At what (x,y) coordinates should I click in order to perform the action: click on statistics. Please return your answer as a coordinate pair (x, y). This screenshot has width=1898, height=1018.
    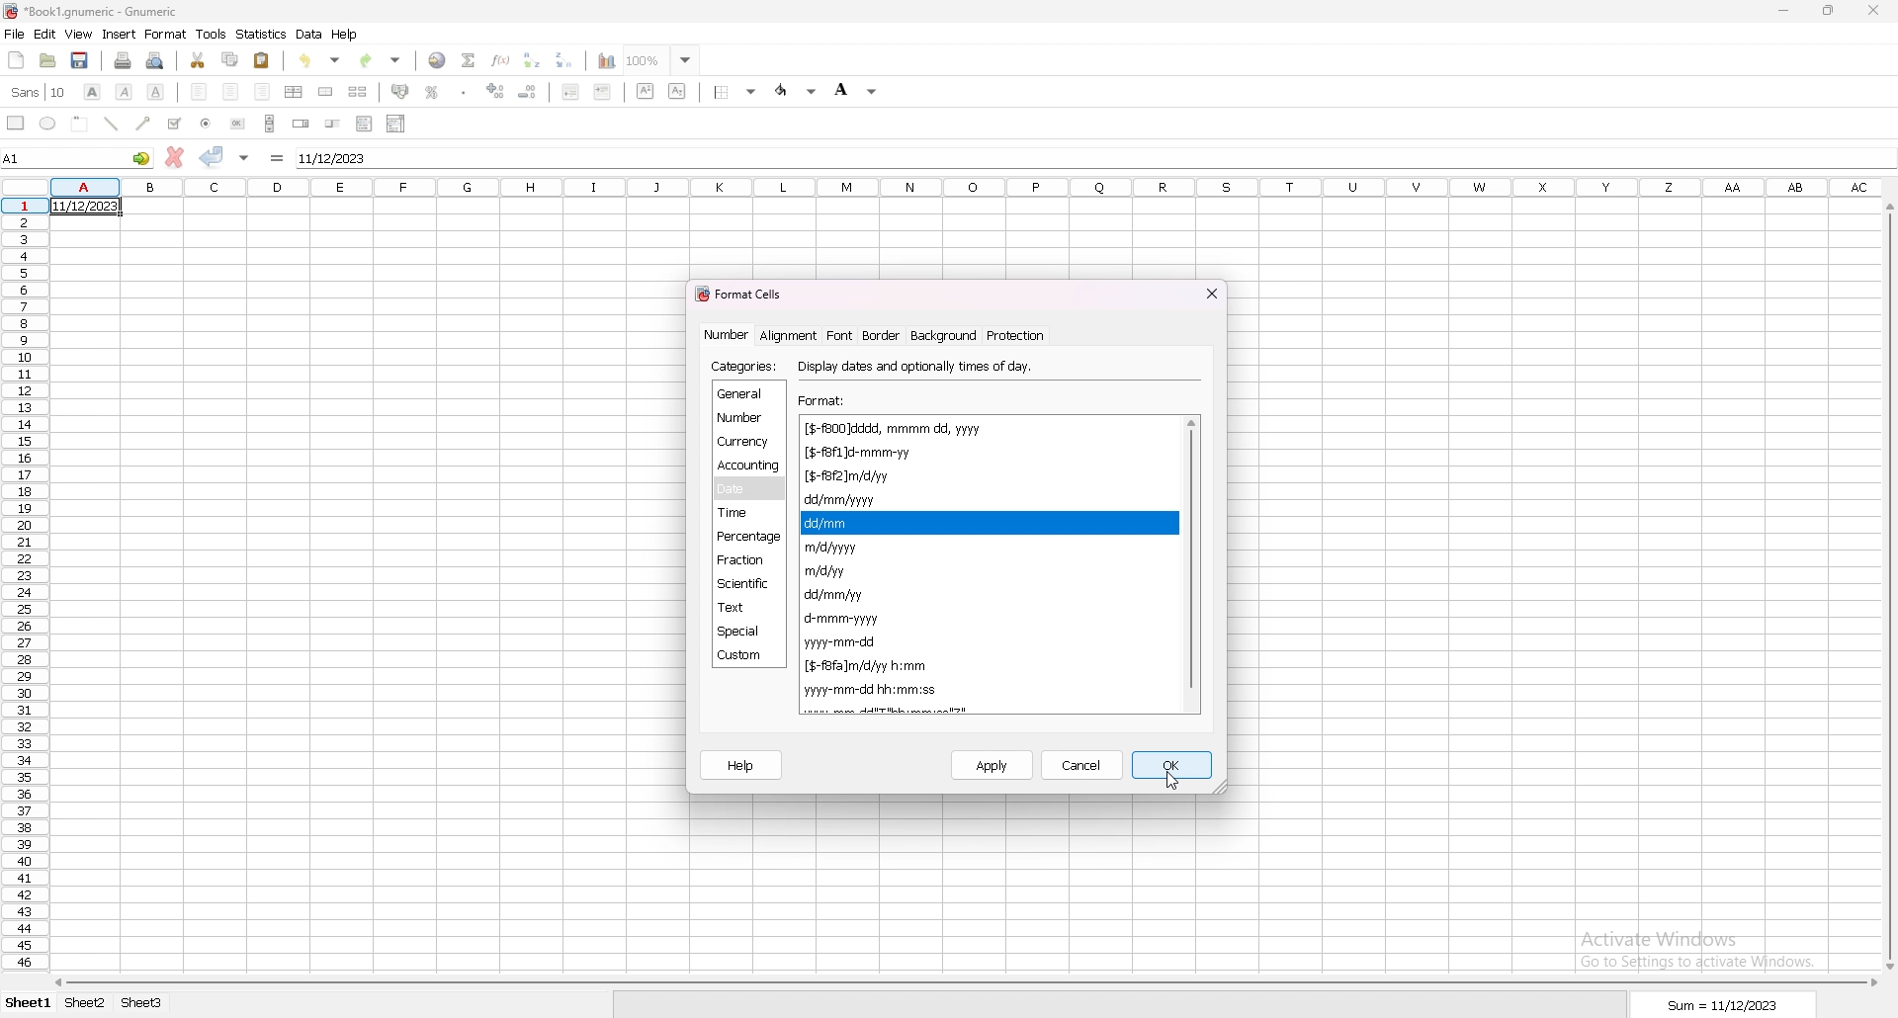
    Looking at the image, I should click on (263, 34).